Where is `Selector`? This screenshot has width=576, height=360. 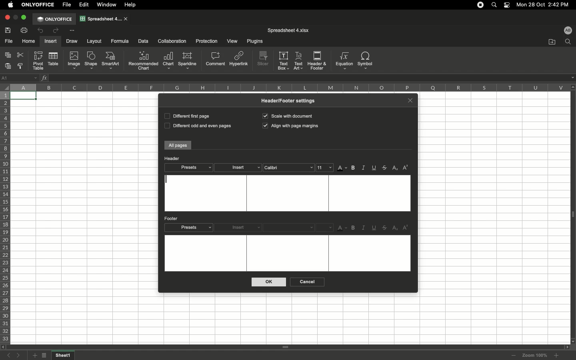 Selector is located at coordinates (4, 86).